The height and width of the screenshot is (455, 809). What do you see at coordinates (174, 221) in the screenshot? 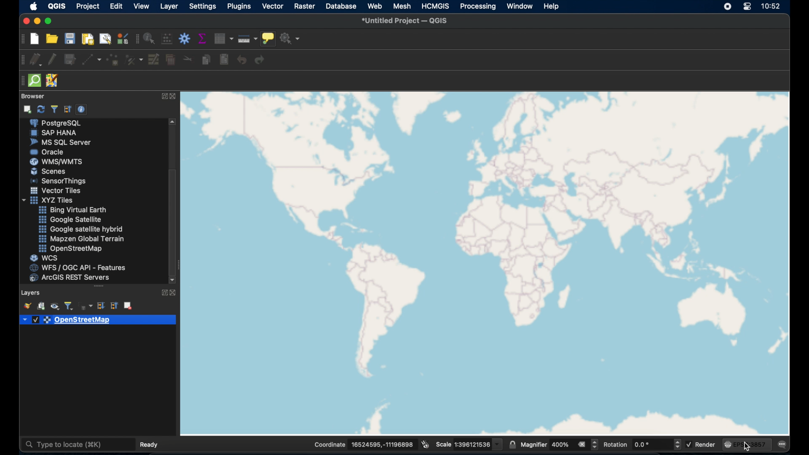
I see `scroll box` at bounding box center [174, 221].